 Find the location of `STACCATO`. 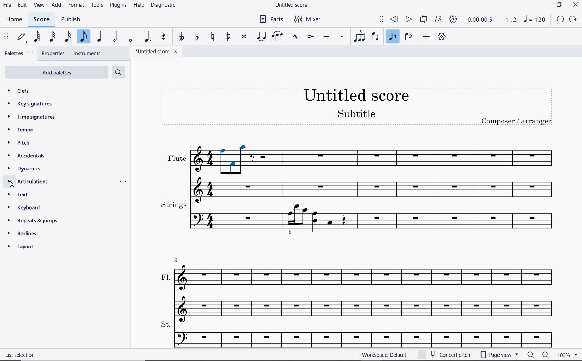

STACCATO is located at coordinates (342, 37).